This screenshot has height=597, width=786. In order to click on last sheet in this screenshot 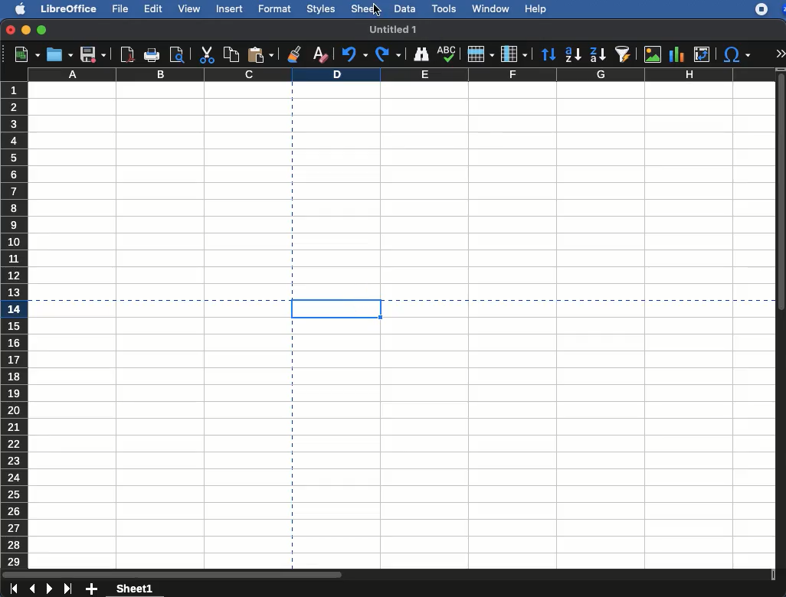, I will do `click(70, 589)`.